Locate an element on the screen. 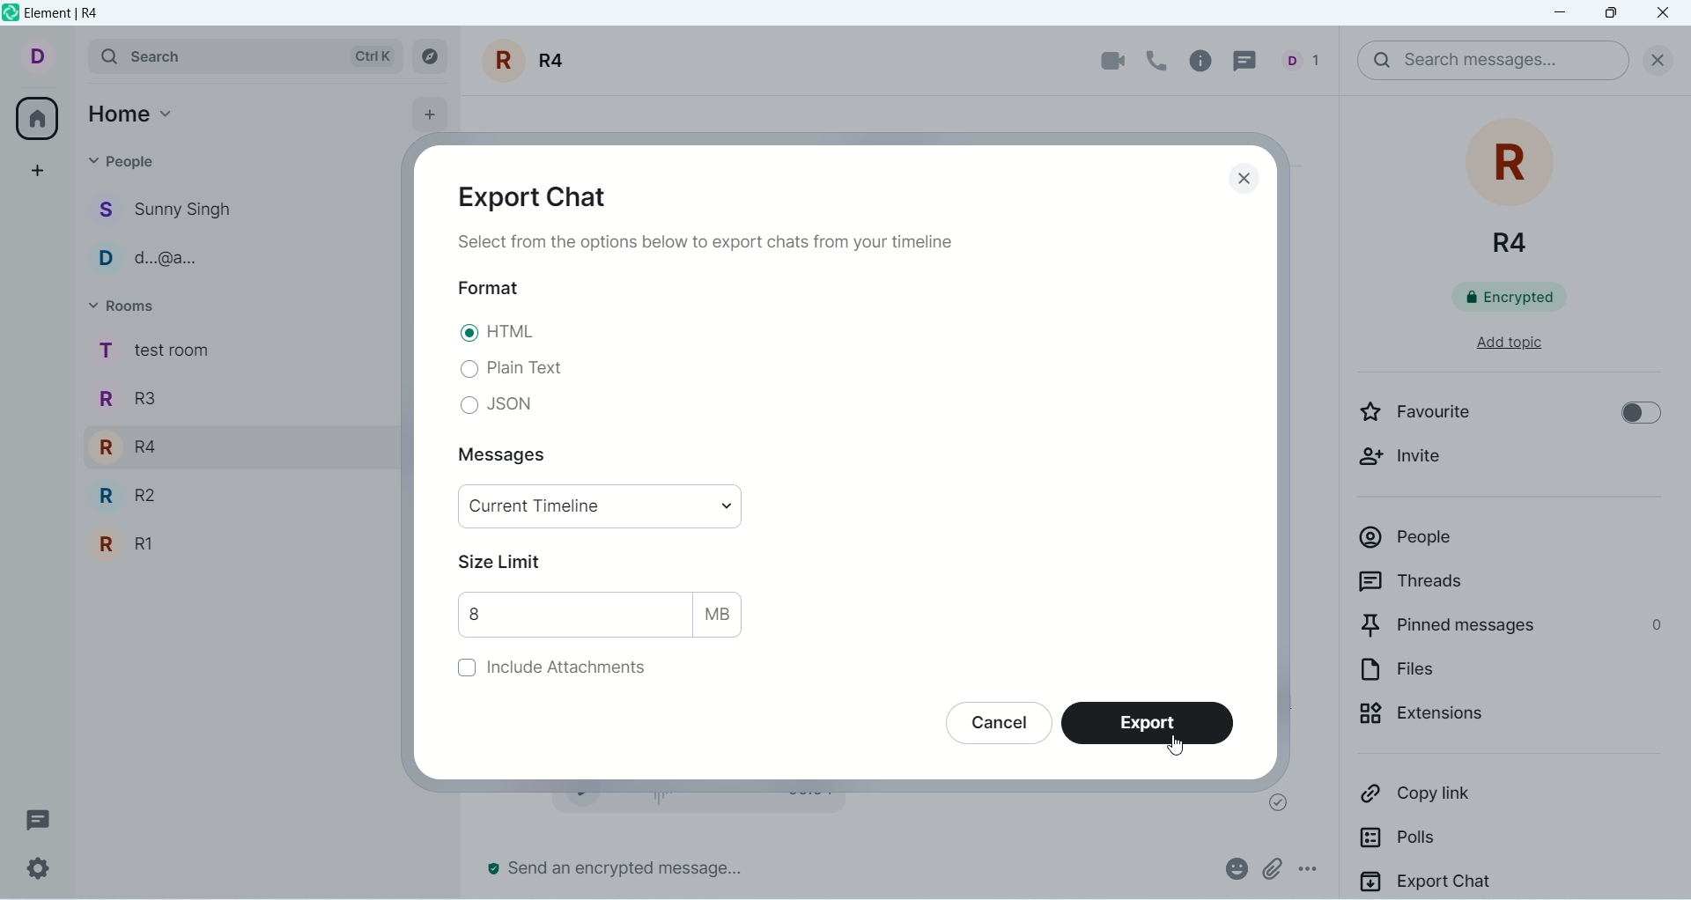  vertical scroll bar is located at coordinates (1680, 497).